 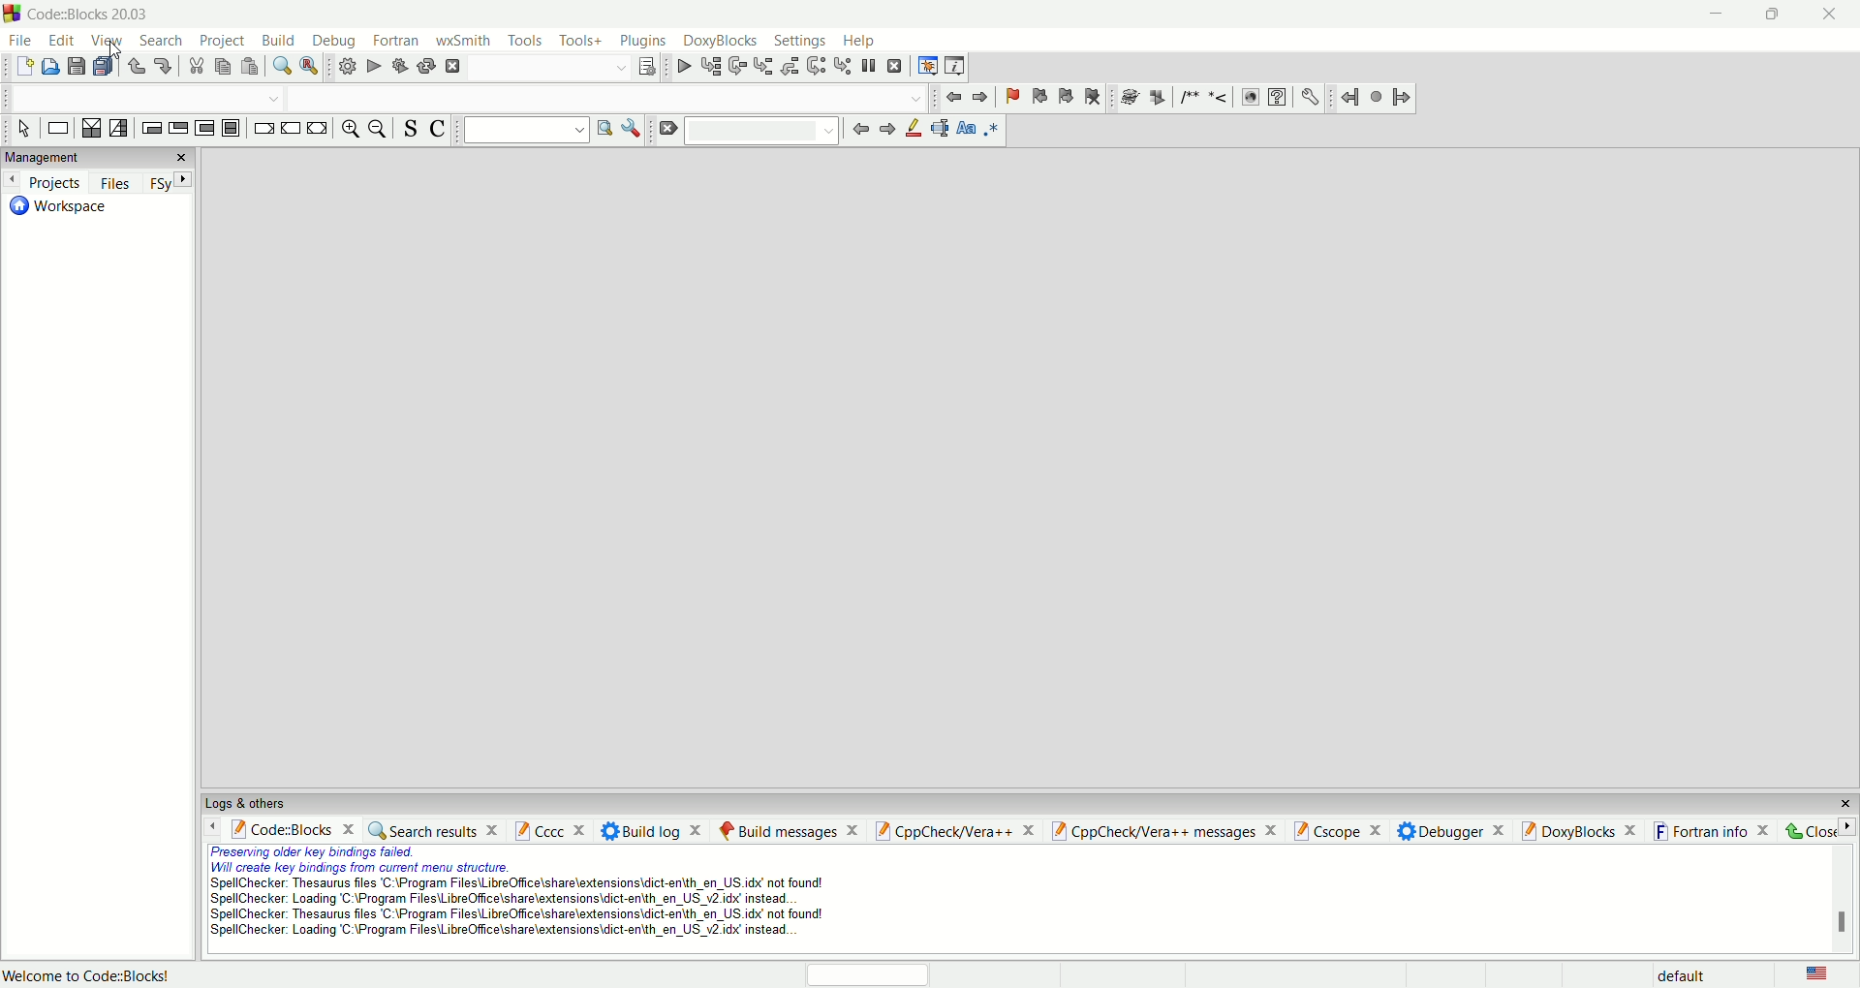 What do you see at coordinates (92, 972) in the screenshot?
I see `Welcome to Code::Blocks!` at bounding box center [92, 972].